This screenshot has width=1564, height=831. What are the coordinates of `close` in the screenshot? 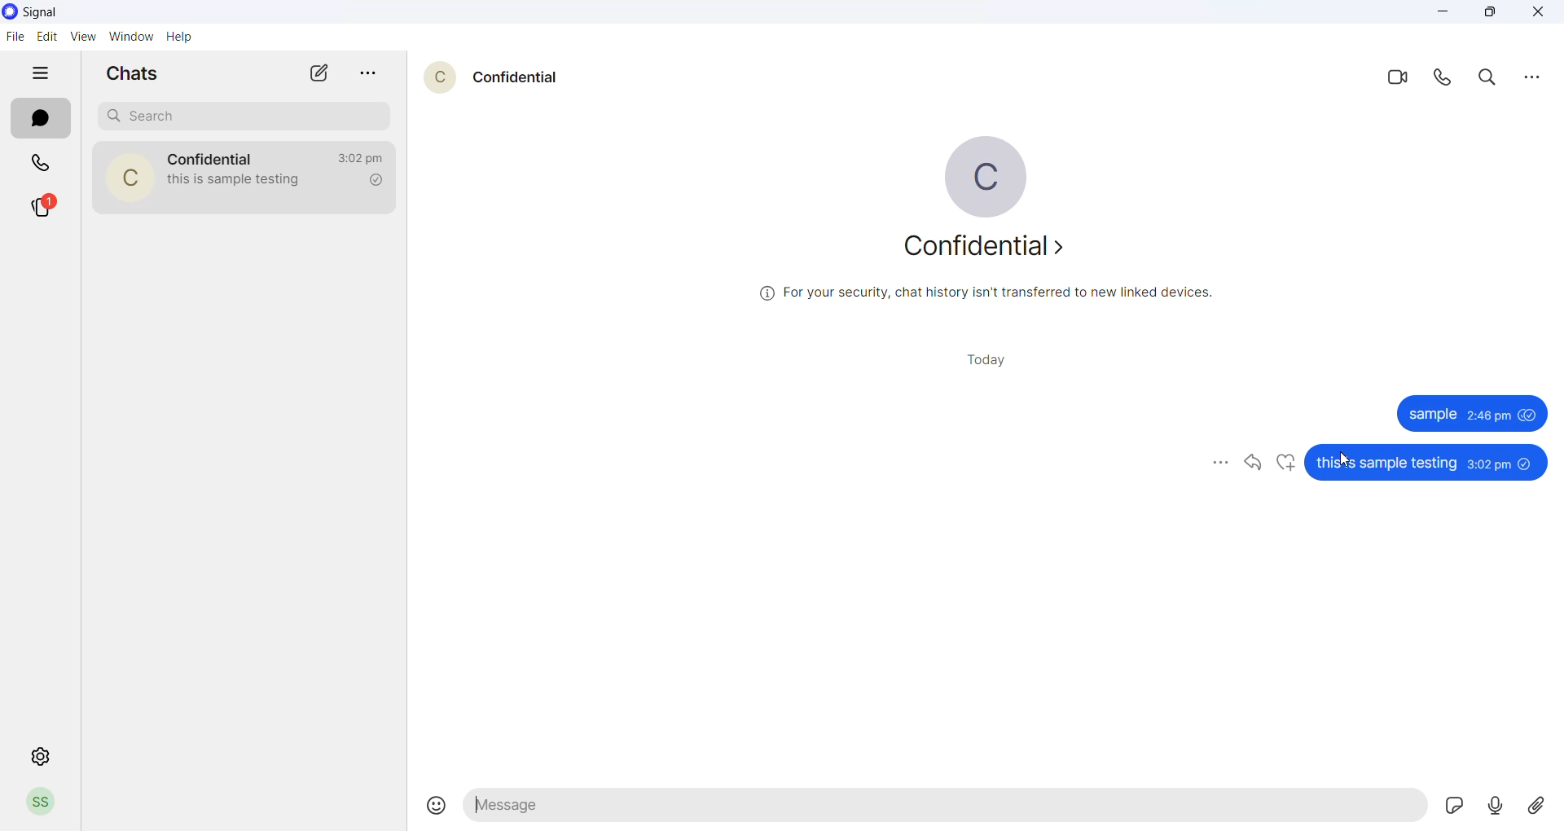 It's located at (1540, 13).